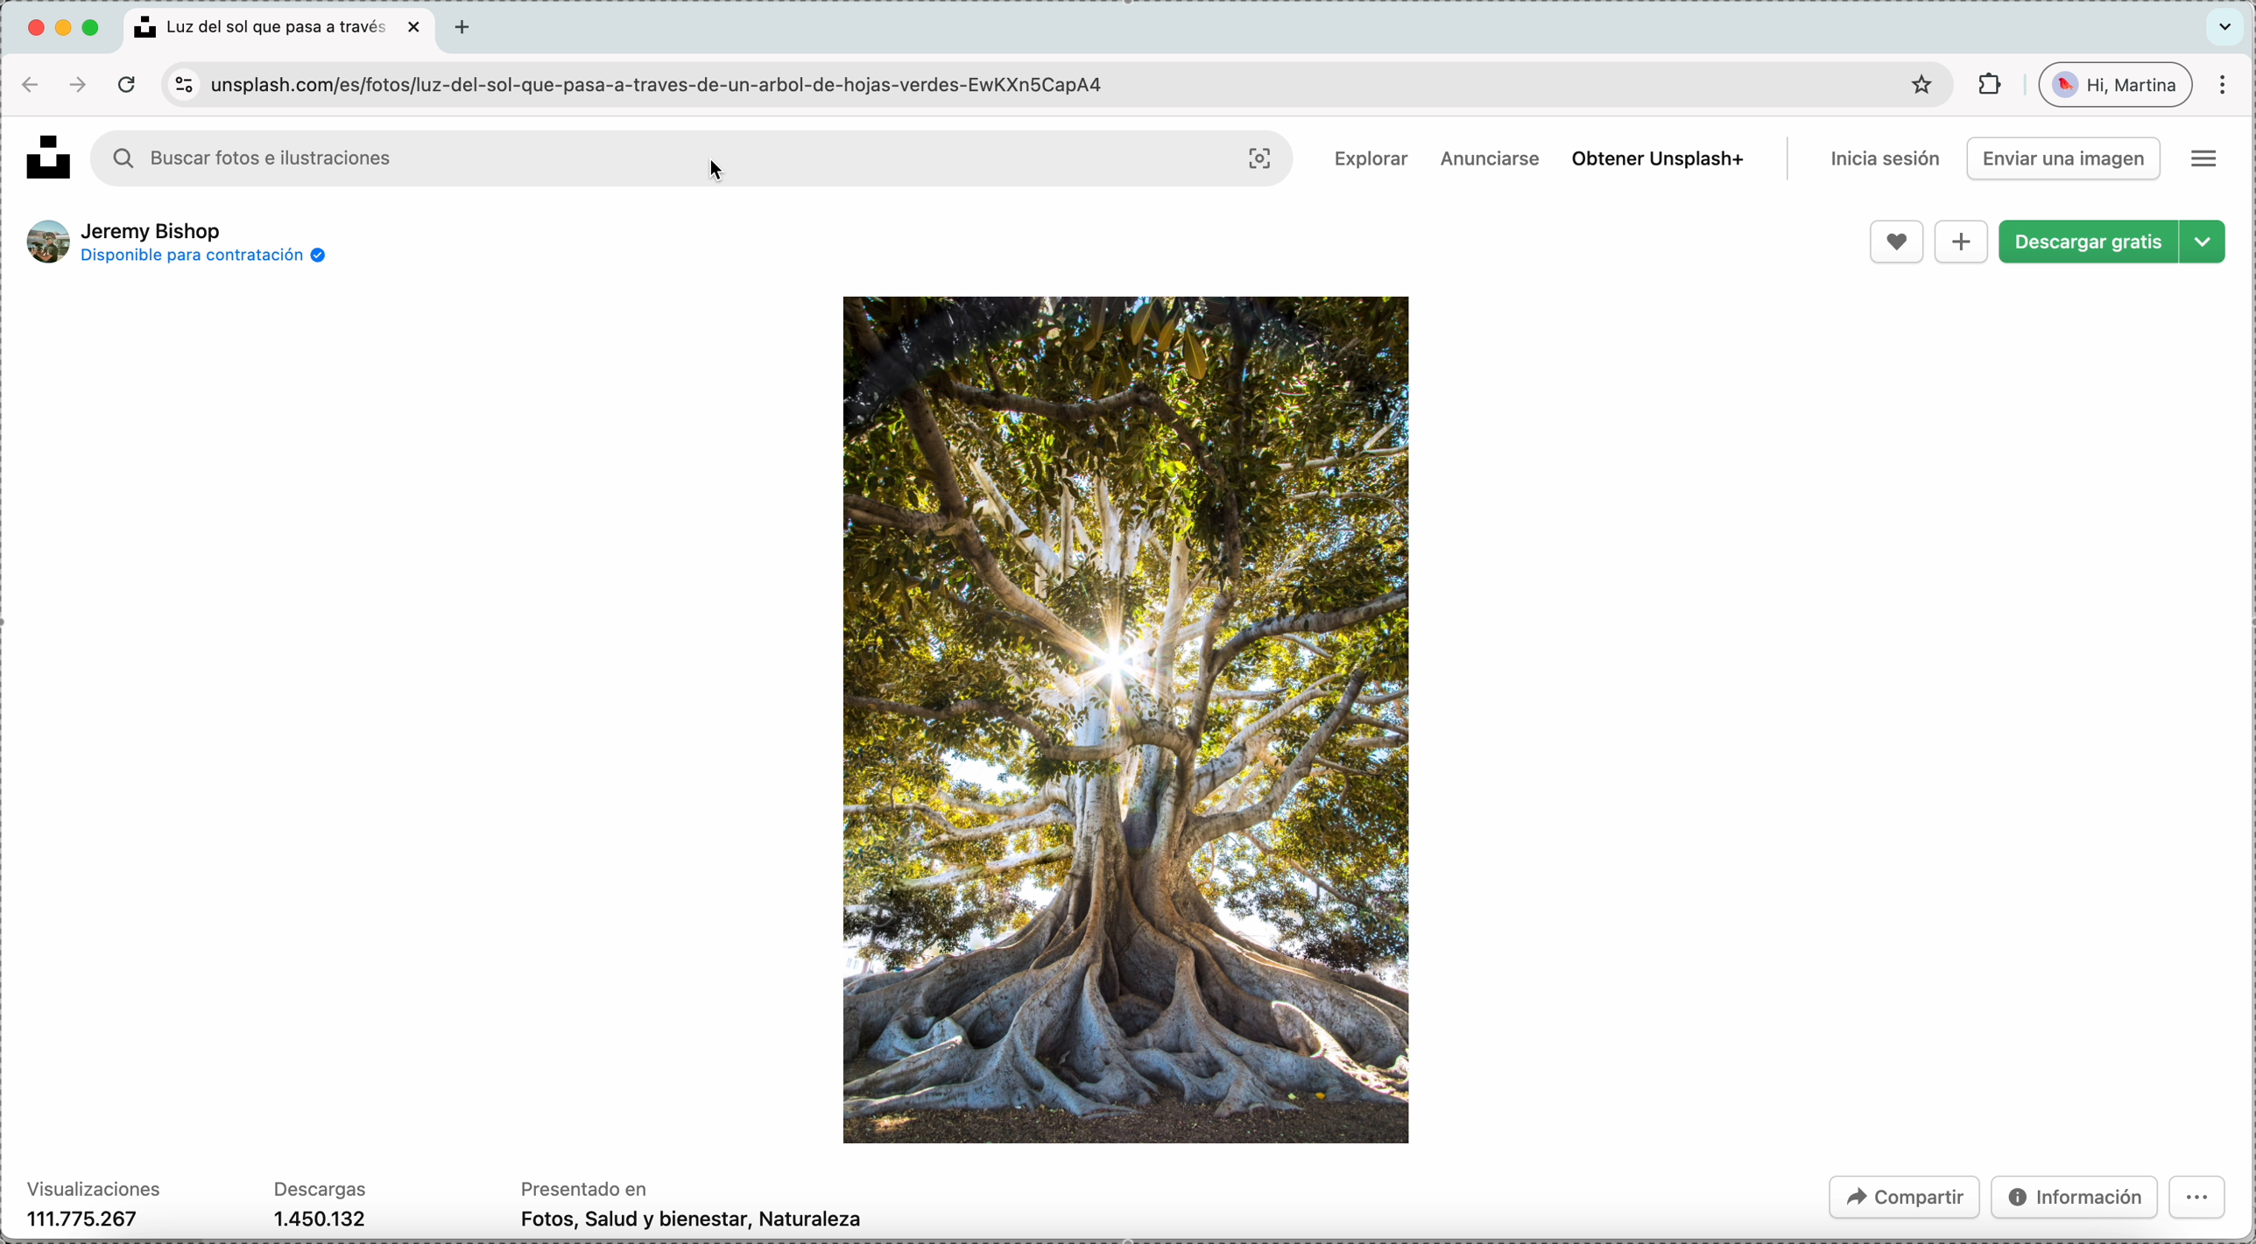 The height and width of the screenshot is (1244, 2256). What do you see at coordinates (1962, 242) in the screenshot?
I see `add your library` at bounding box center [1962, 242].